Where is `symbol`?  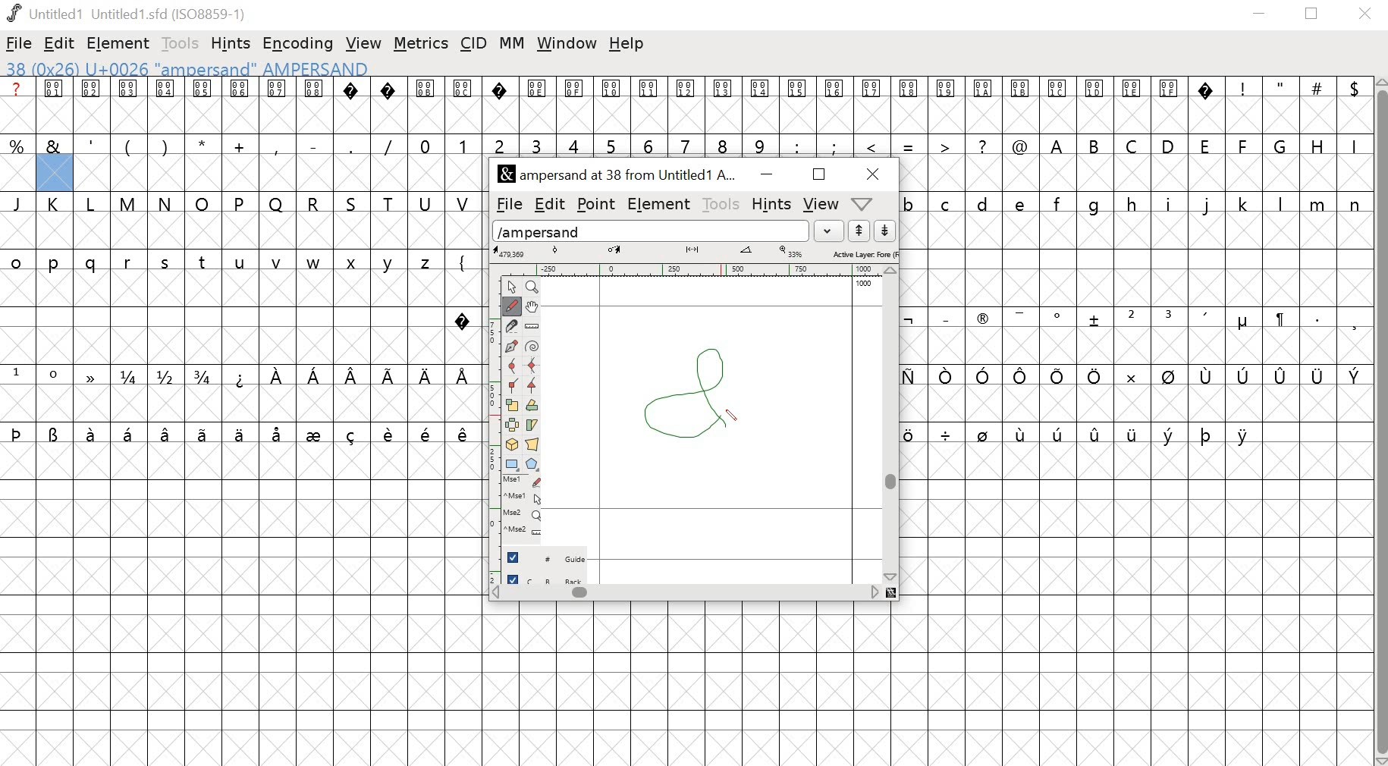 symbol is located at coordinates (17, 432).